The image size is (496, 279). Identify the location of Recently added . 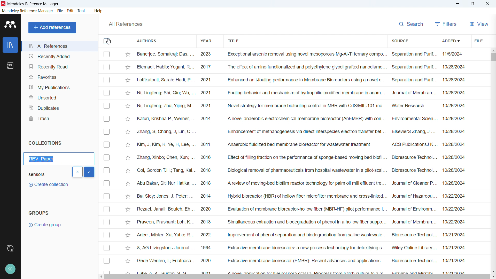
(59, 56).